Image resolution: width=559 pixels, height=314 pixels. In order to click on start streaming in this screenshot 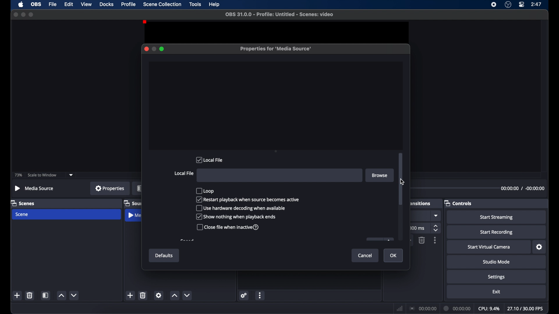, I will do `click(496, 217)`.